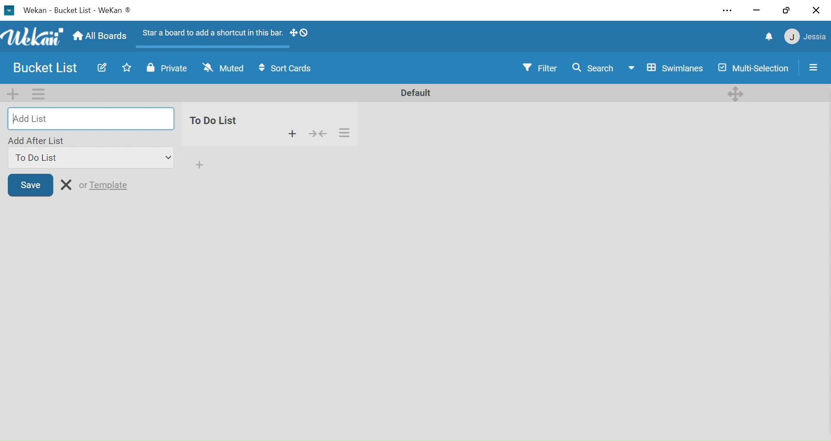 Image resolution: width=831 pixels, height=441 pixels. I want to click on Save, so click(31, 183).